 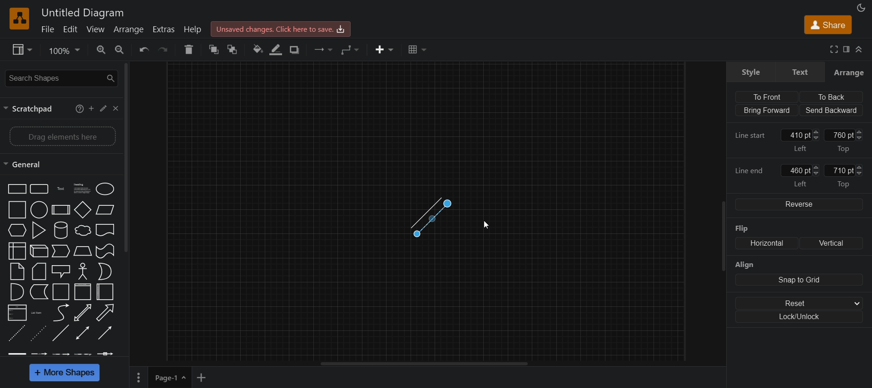 What do you see at coordinates (121, 49) in the screenshot?
I see `zoom out` at bounding box center [121, 49].